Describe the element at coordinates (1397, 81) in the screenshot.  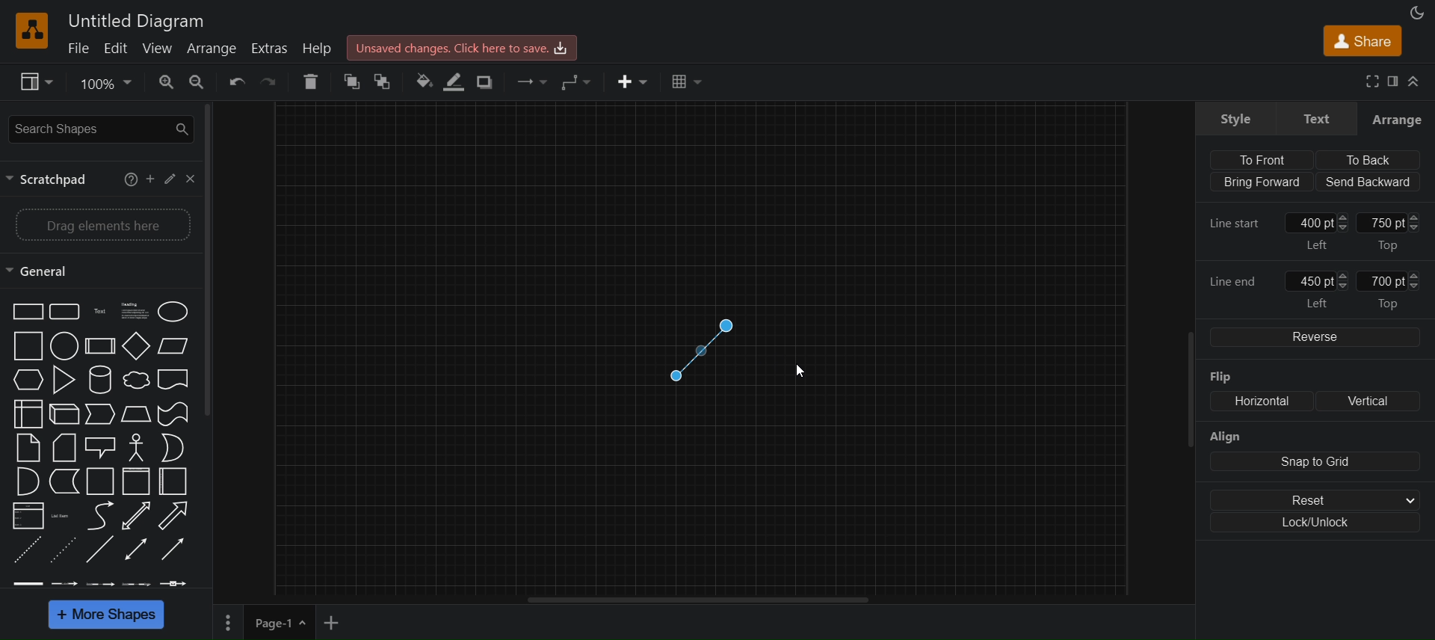
I see `format` at that location.